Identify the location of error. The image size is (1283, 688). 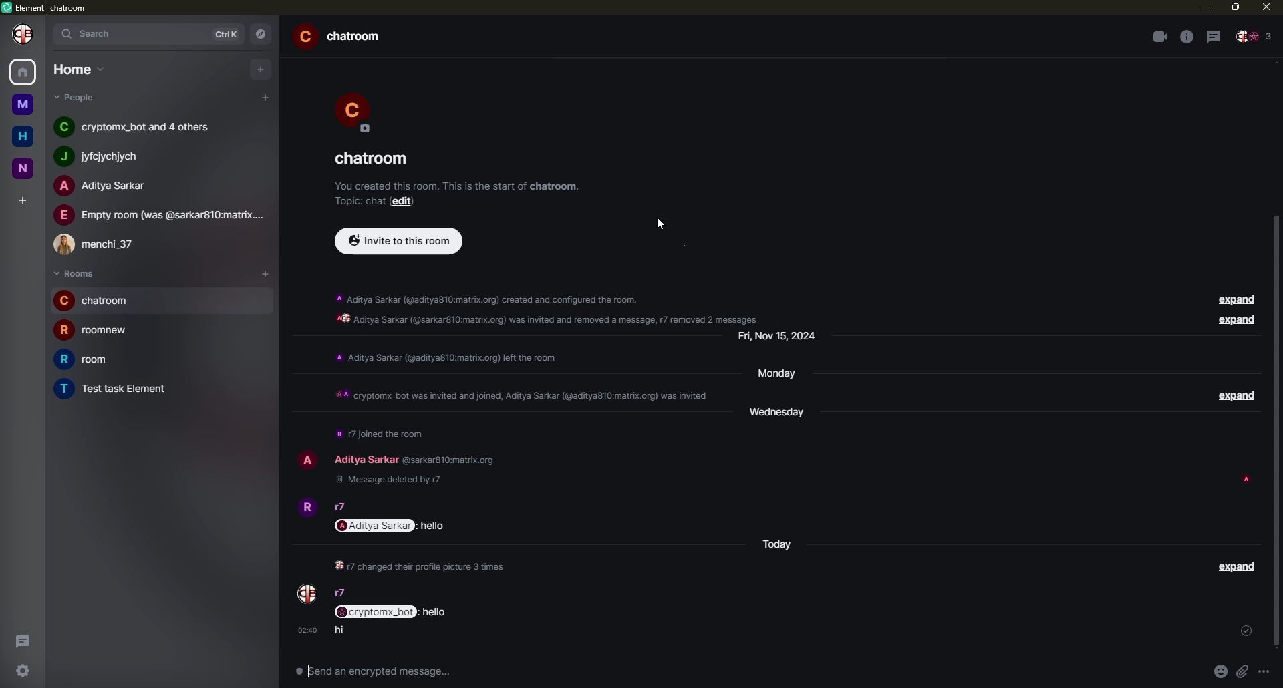
(263, 301).